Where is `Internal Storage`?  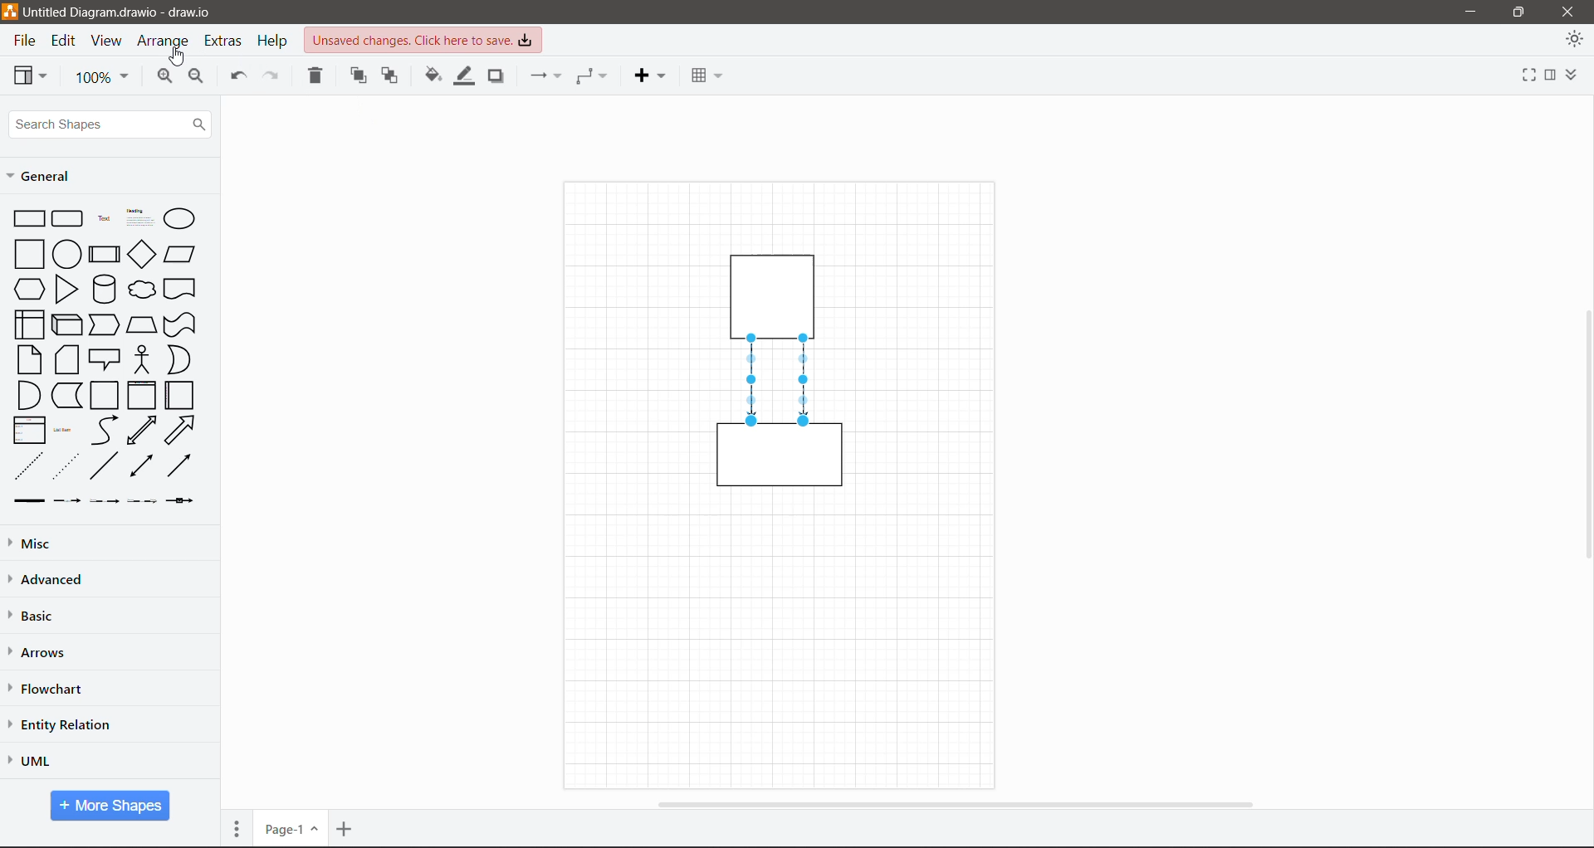
Internal Storage is located at coordinates (27, 324).